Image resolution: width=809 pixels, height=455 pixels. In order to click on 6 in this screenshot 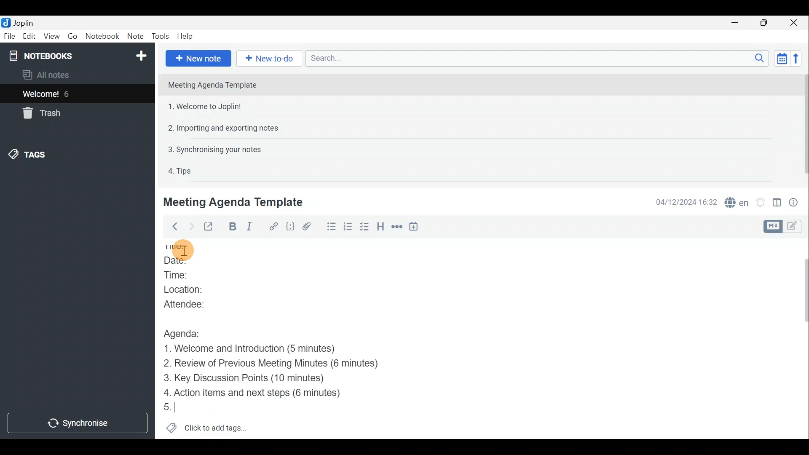, I will do `click(69, 94)`.